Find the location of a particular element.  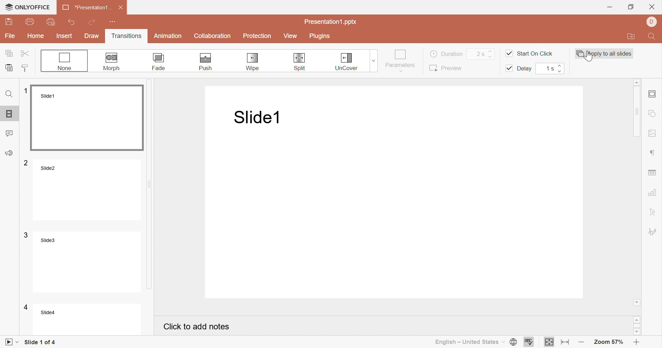

Print file is located at coordinates (30, 21).